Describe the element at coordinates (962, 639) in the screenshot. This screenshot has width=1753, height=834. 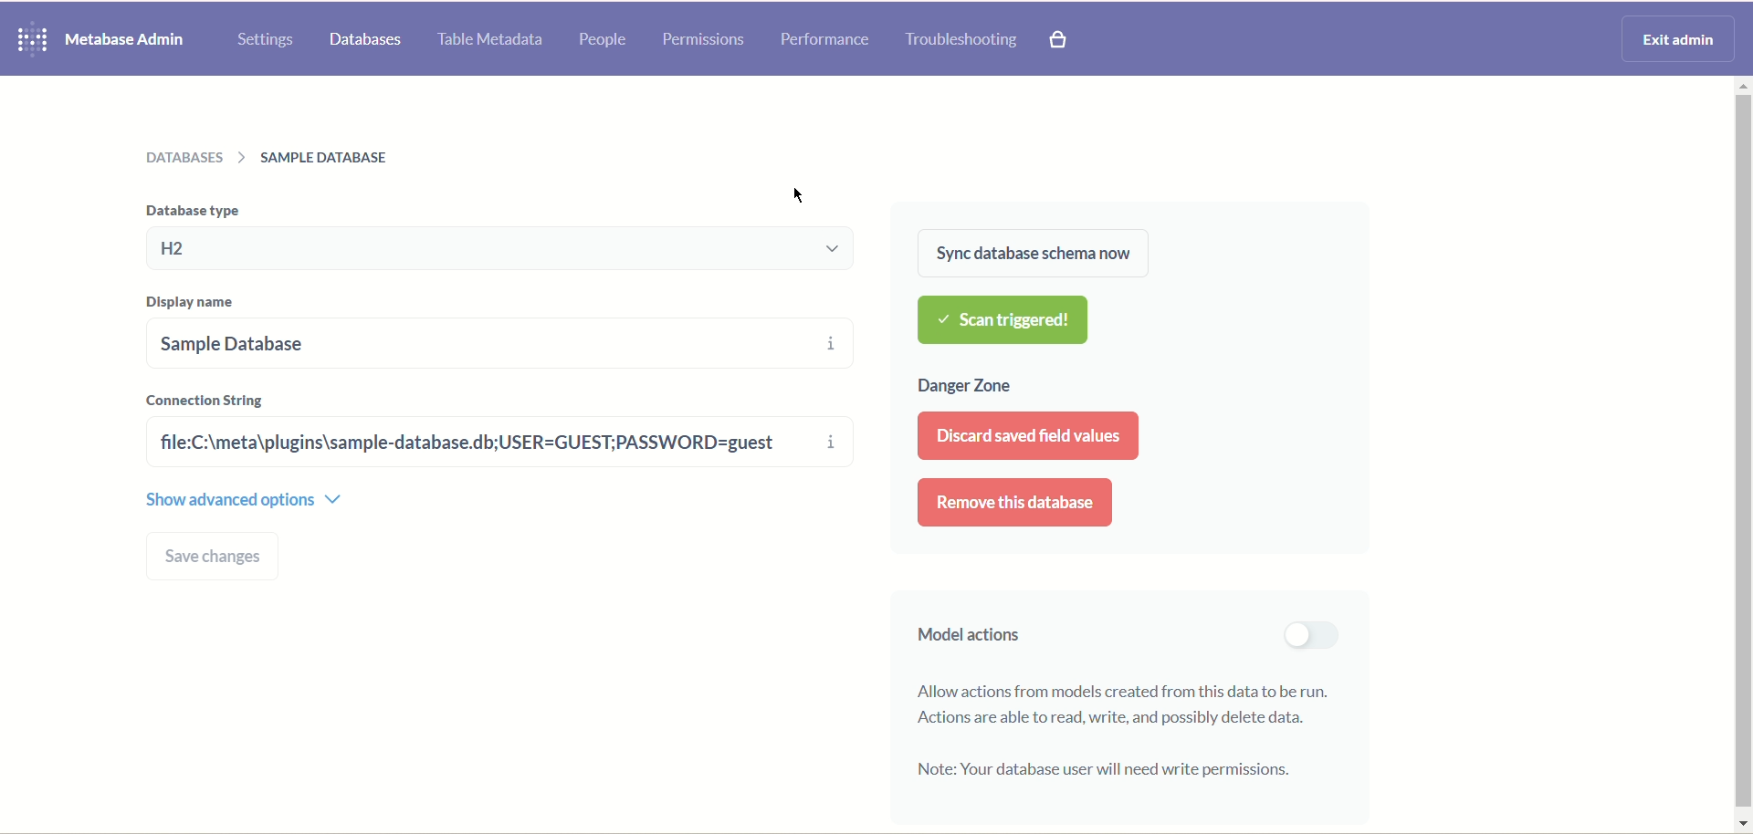
I see `model actions` at that location.